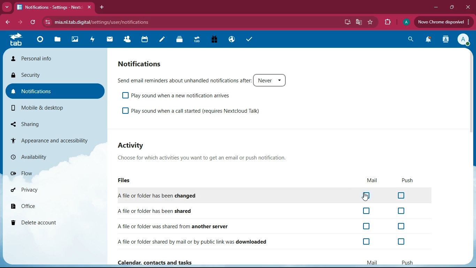  I want to click on delete, so click(37, 222).